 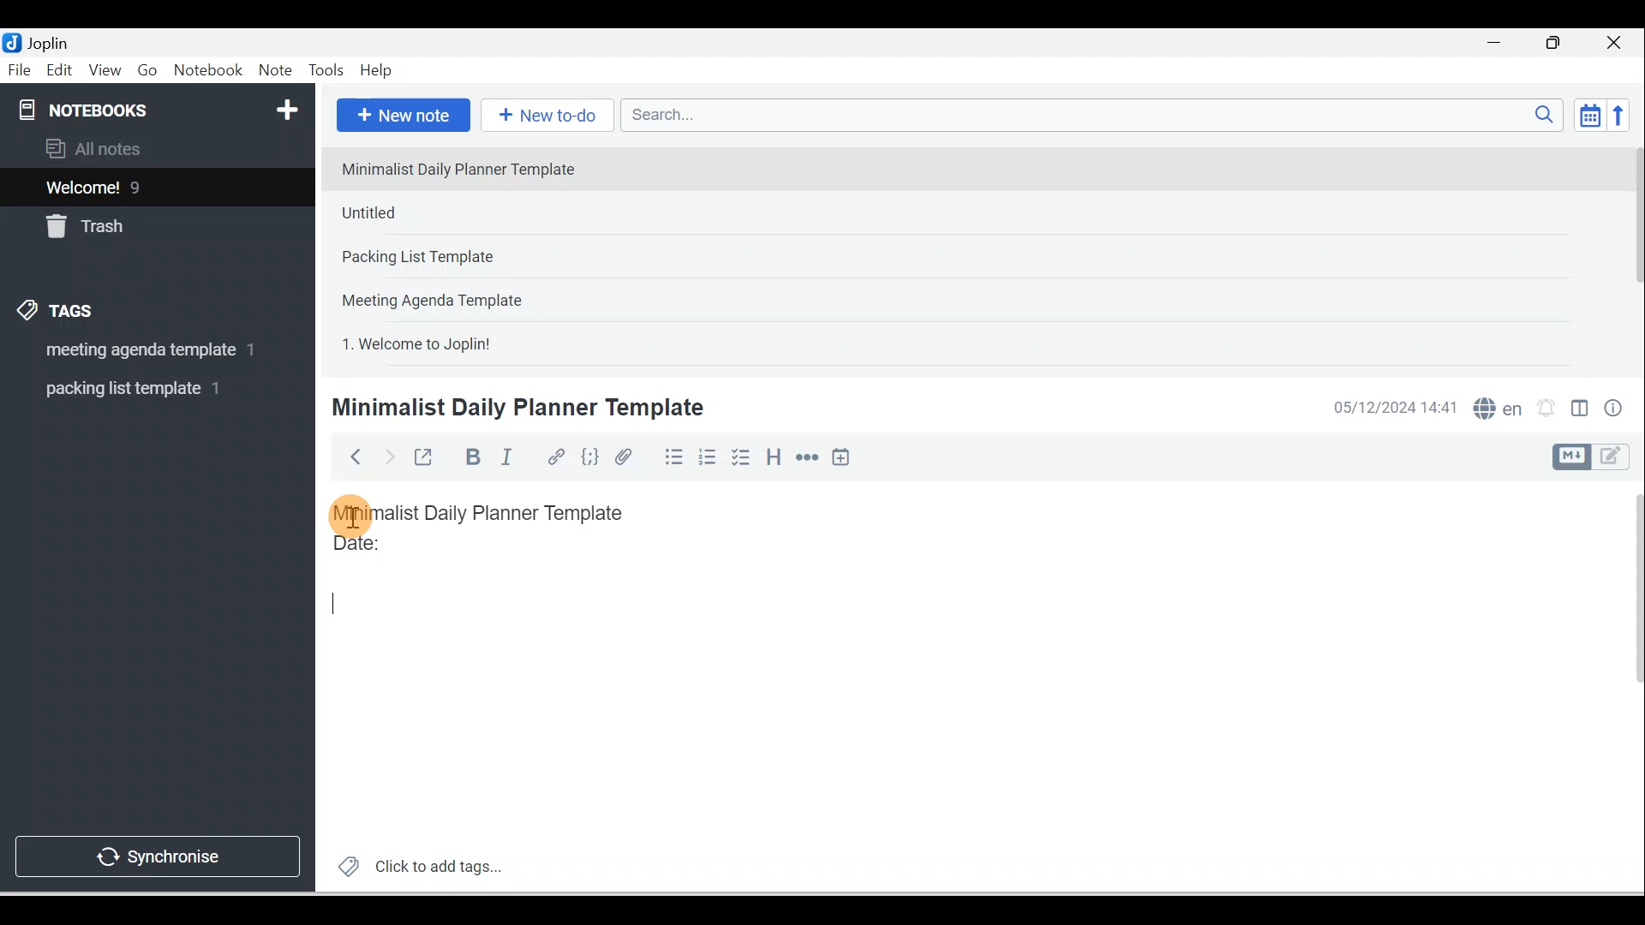 What do you see at coordinates (515, 408) in the screenshot?
I see `Minimalist Daily Planner Template` at bounding box center [515, 408].